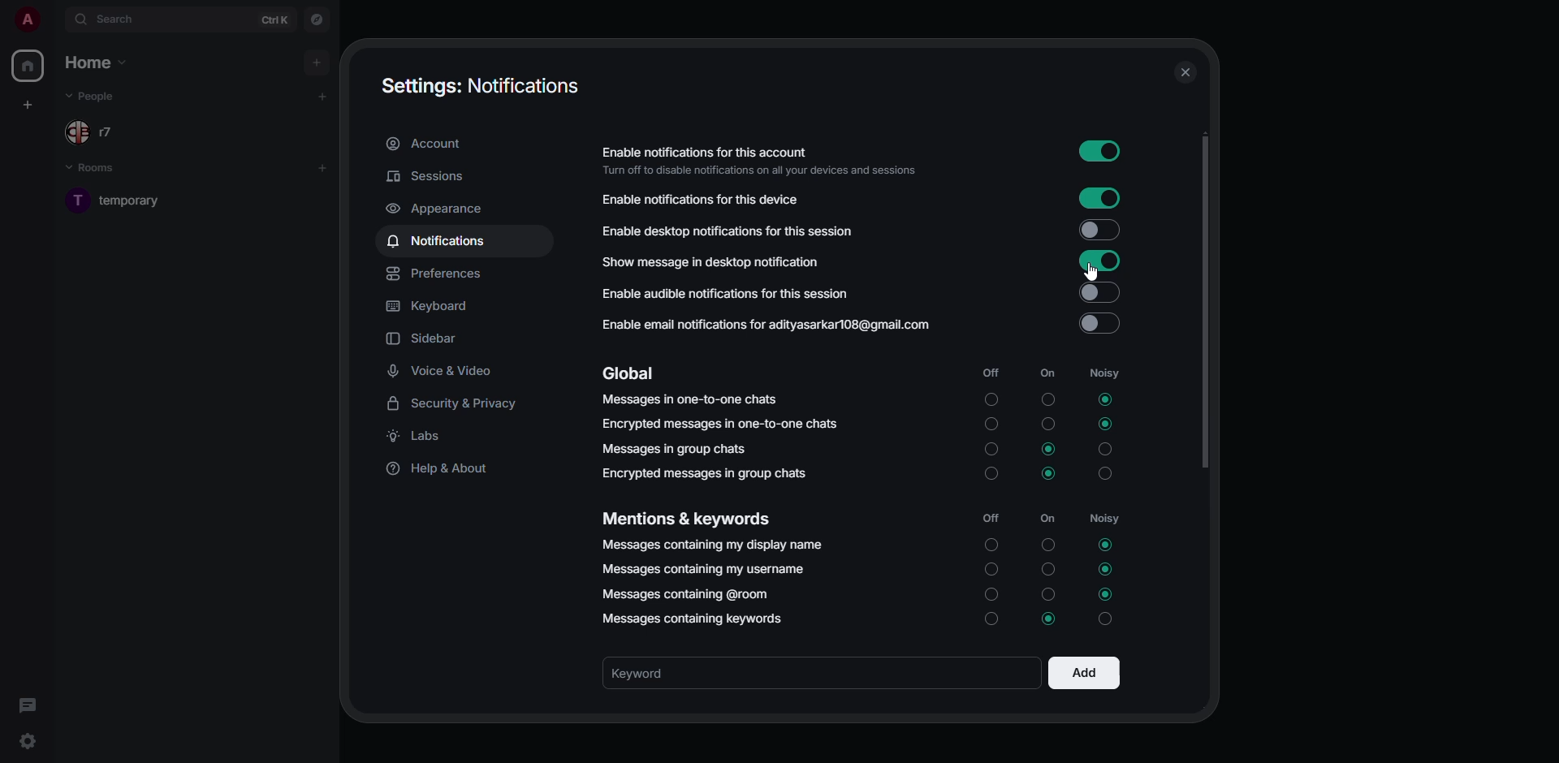 The width and height of the screenshot is (1559, 763). I want to click on close, so click(1189, 72).